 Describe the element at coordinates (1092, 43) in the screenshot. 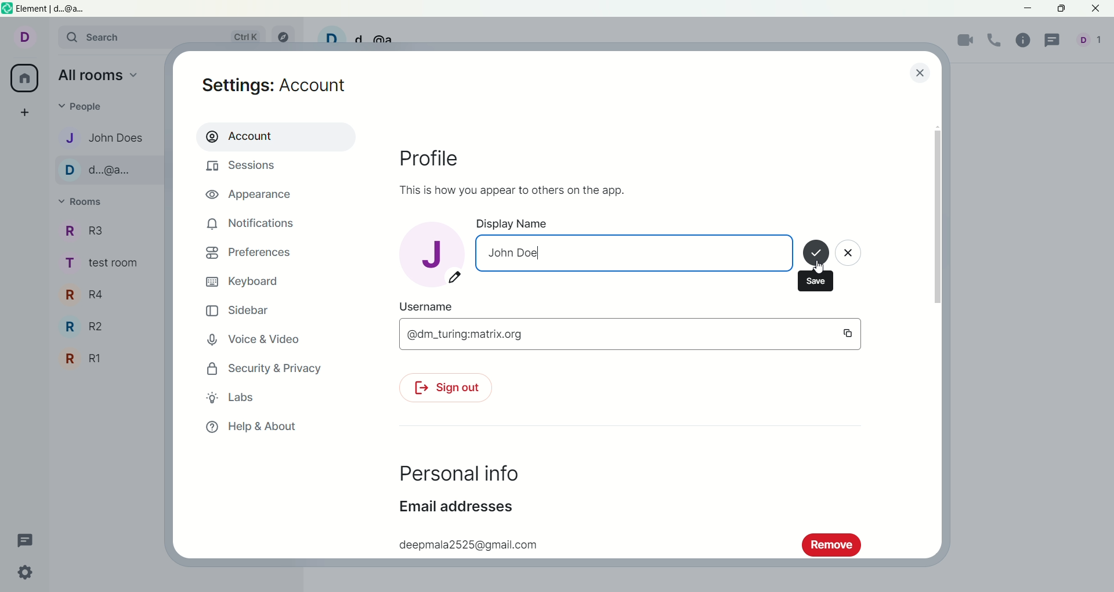

I see `people` at that location.